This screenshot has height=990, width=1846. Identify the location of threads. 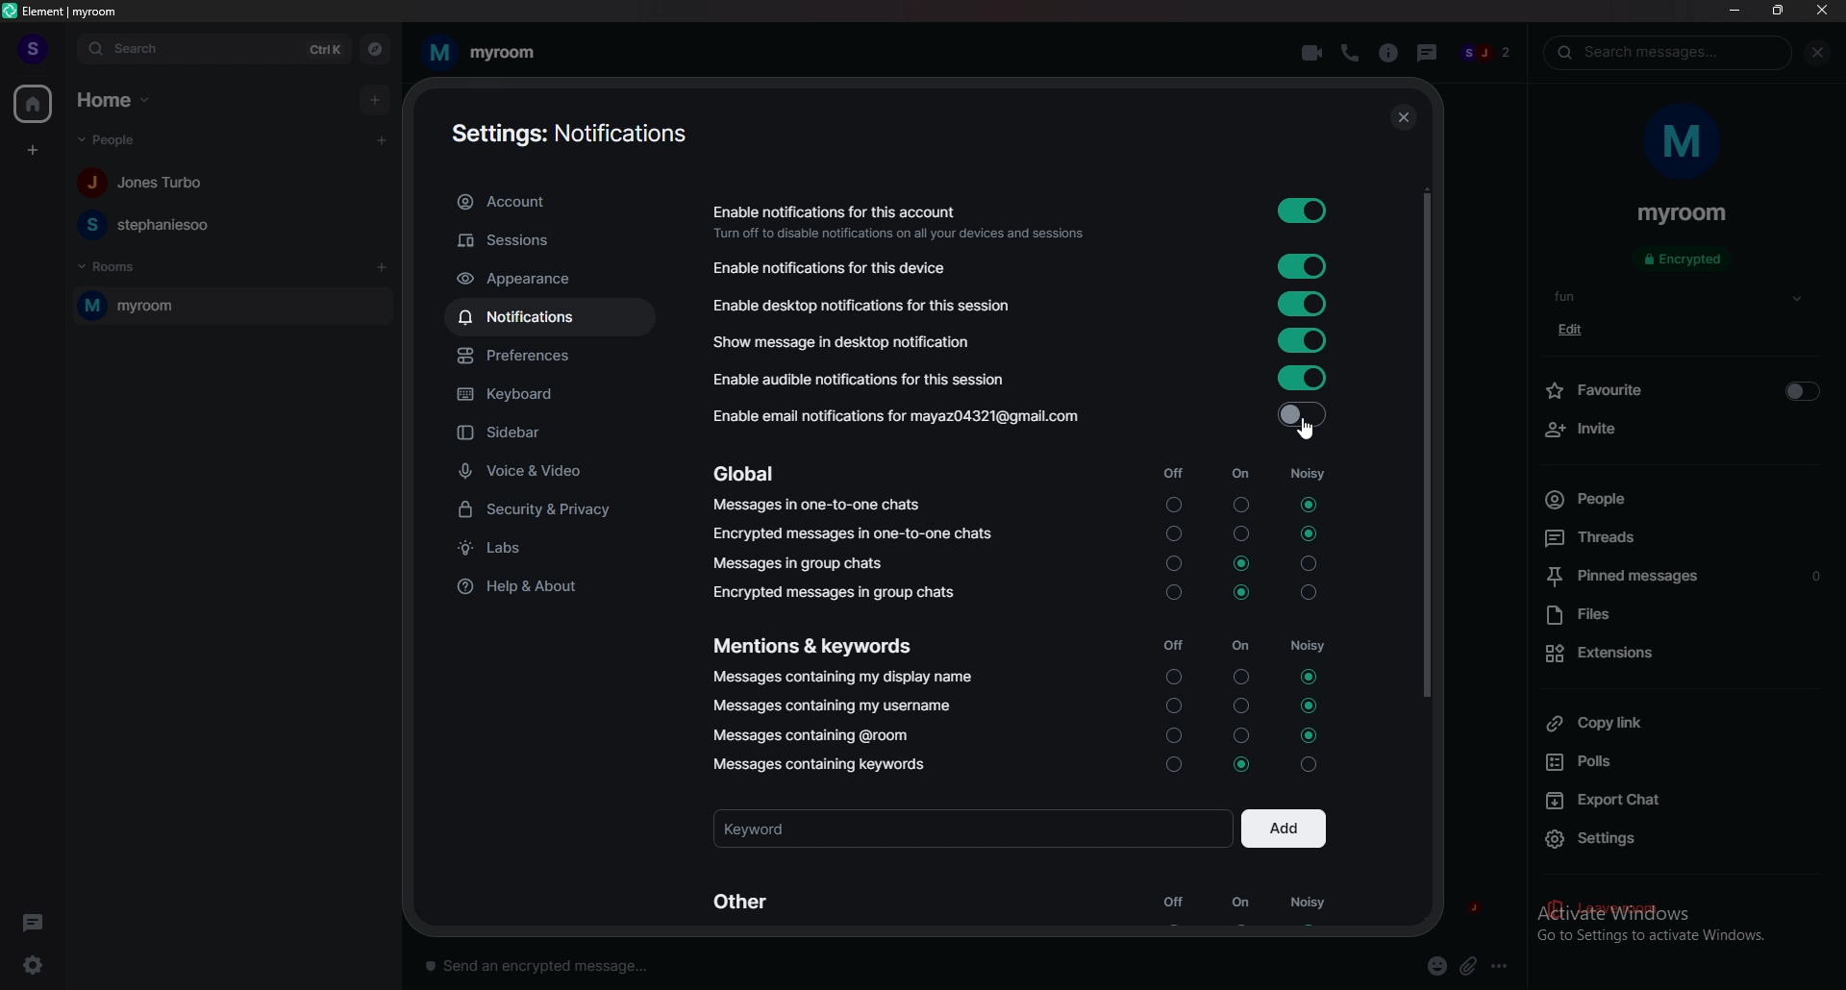
(1424, 50).